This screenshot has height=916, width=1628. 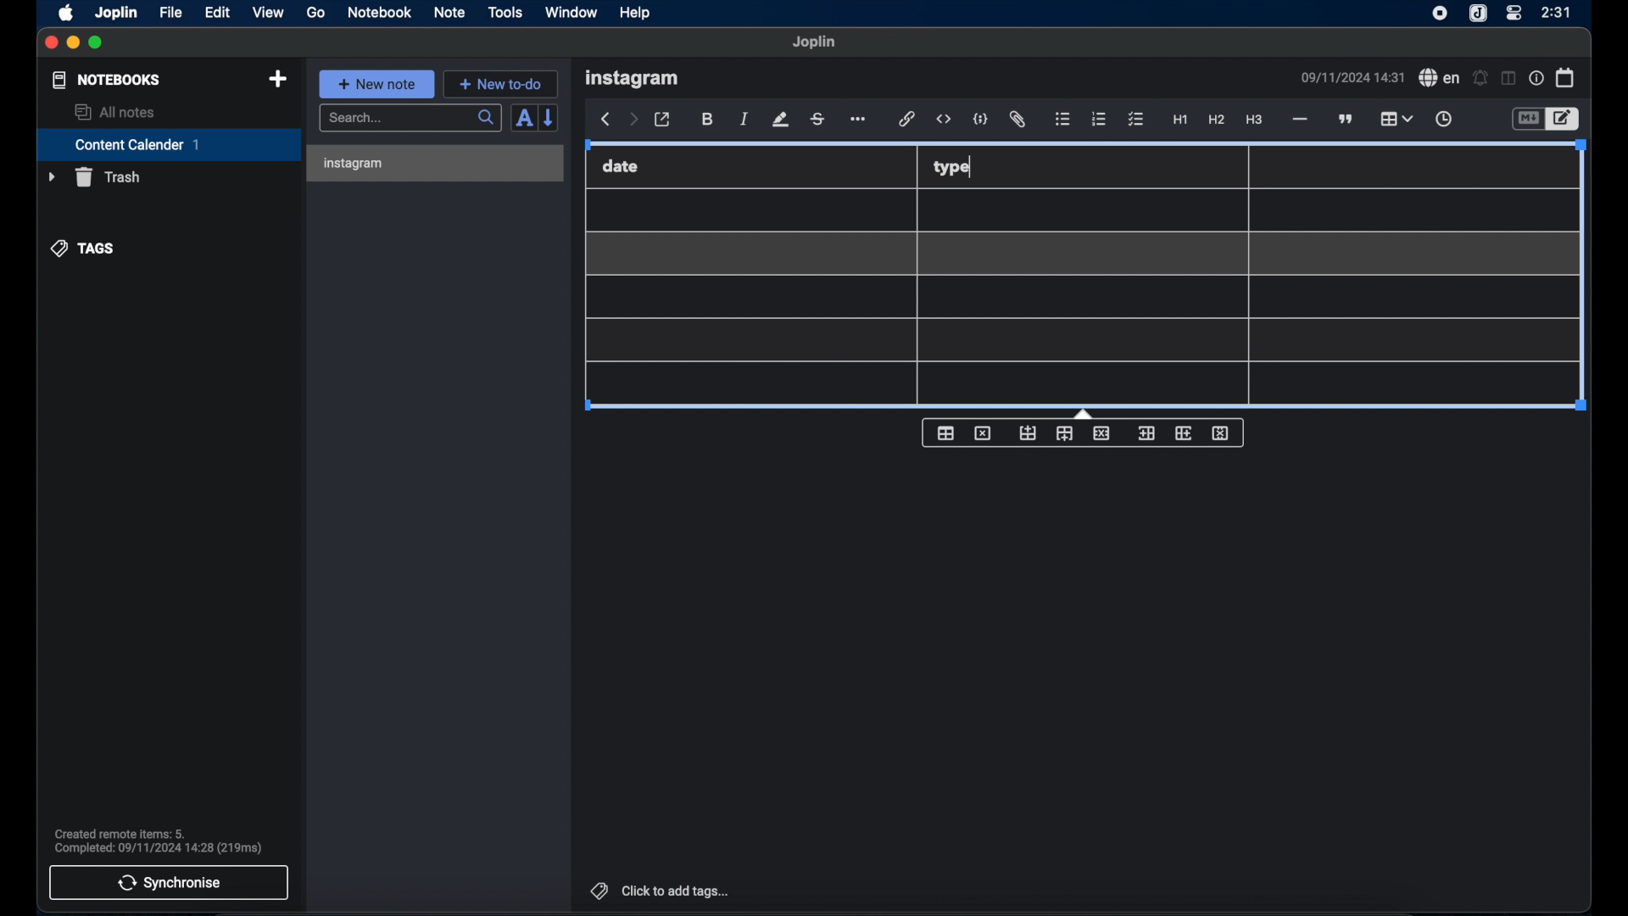 I want to click on toggle editor, so click(x=1566, y=117).